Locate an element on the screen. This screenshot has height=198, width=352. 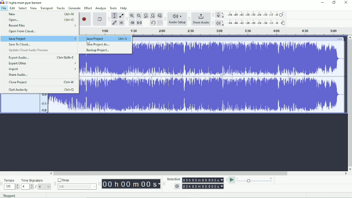
Cursor is located at coordinates (88, 42).